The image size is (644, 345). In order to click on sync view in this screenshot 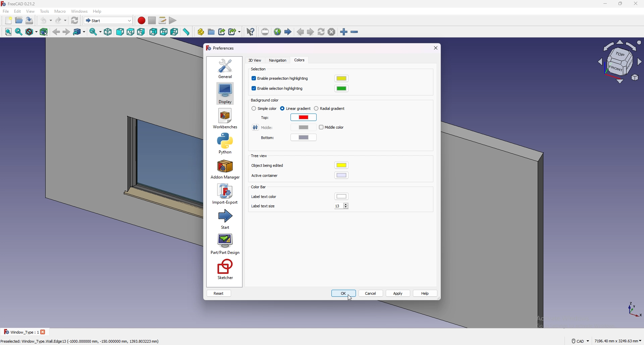, I will do `click(96, 32)`.